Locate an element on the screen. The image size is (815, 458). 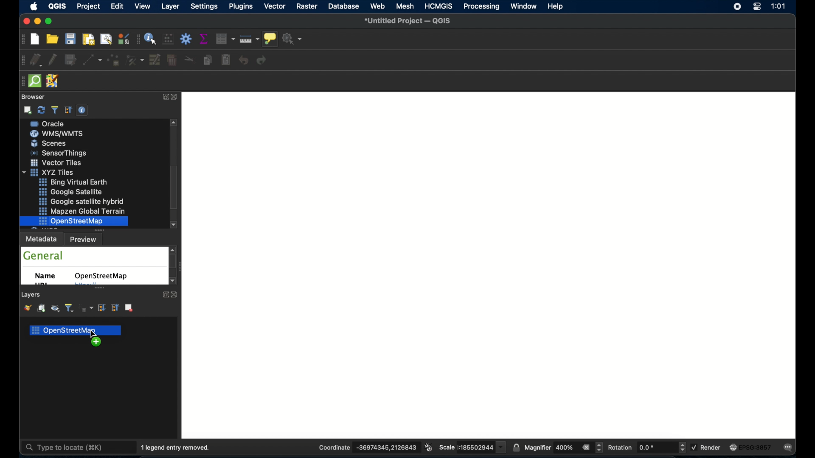
add point feature is located at coordinates (114, 61).